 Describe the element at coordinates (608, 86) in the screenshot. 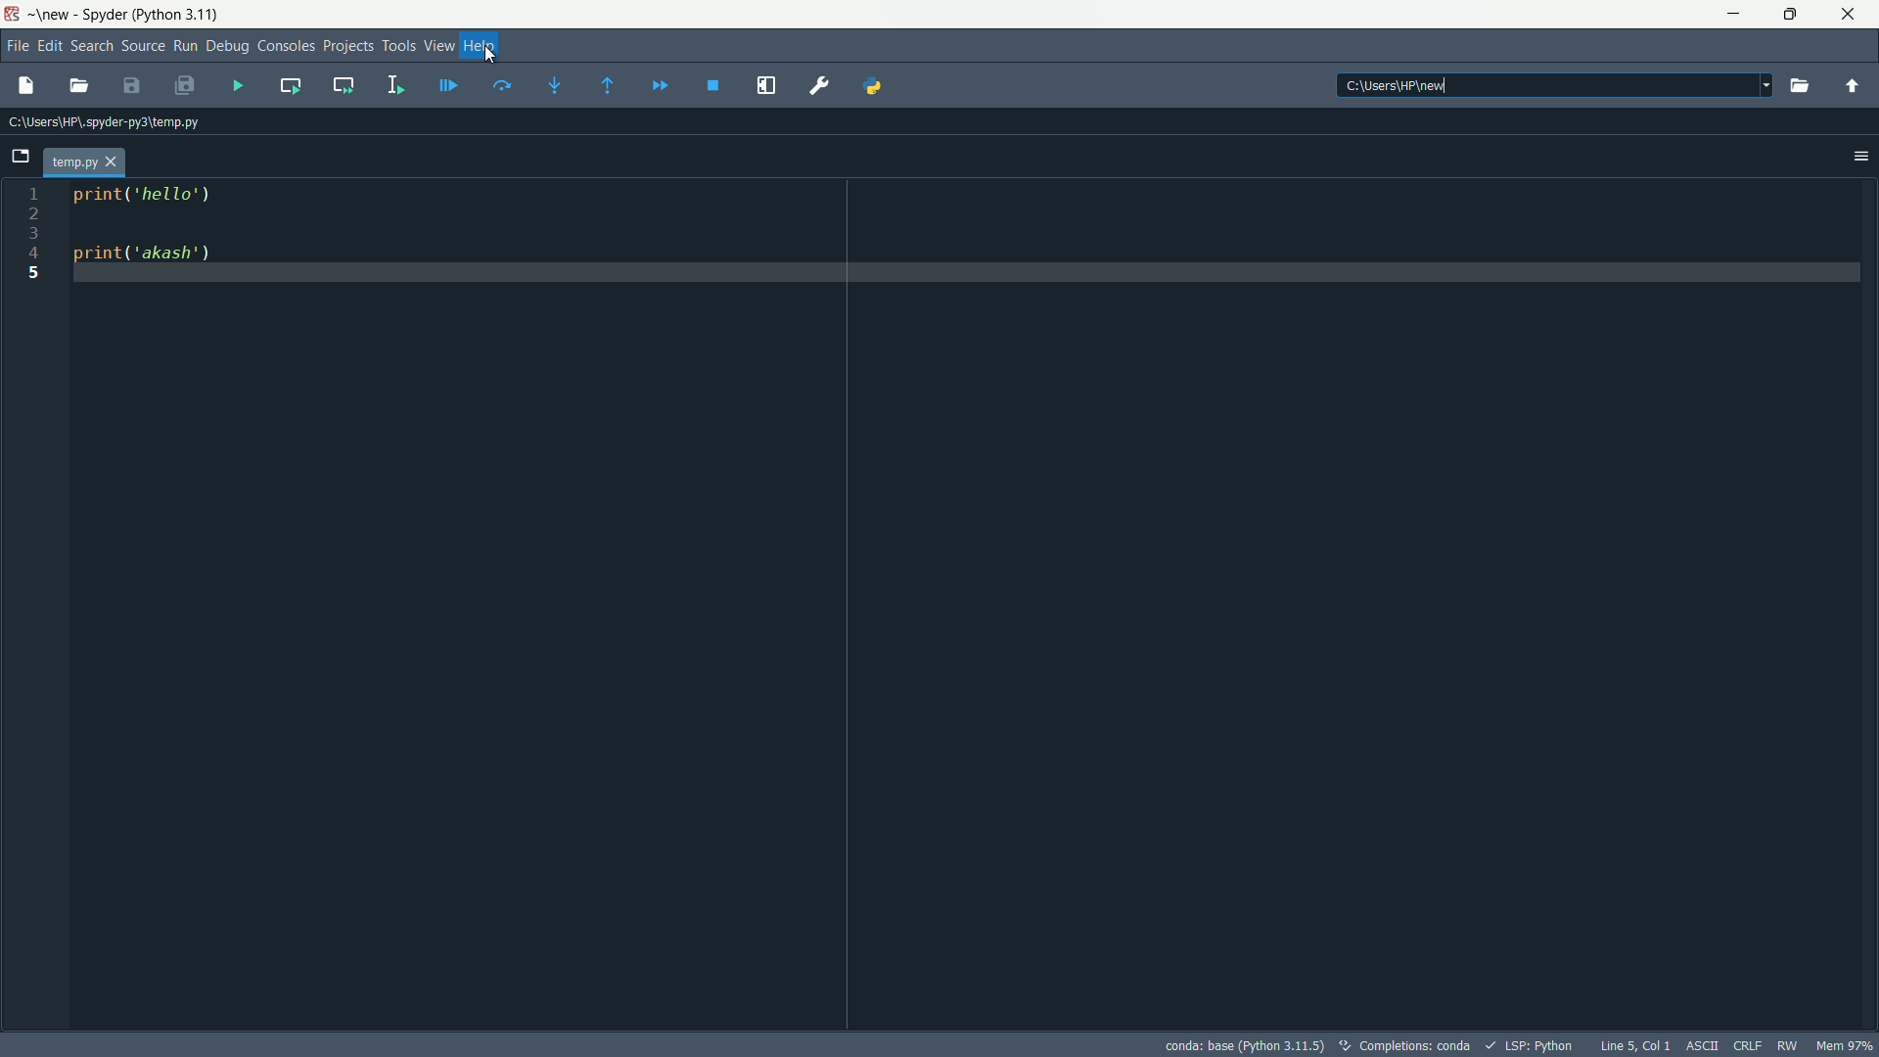

I see `execute until funtion or method returns` at that location.